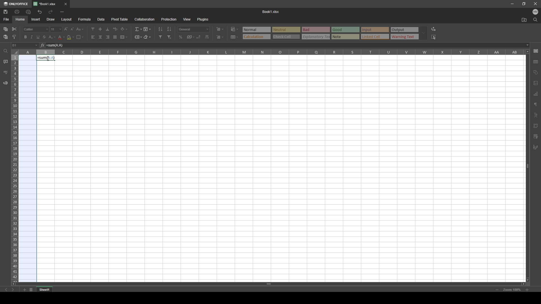 Image resolution: width=541 pixels, height=304 pixels. What do you see at coordinates (145, 19) in the screenshot?
I see `collaboration` at bounding box center [145, 19].